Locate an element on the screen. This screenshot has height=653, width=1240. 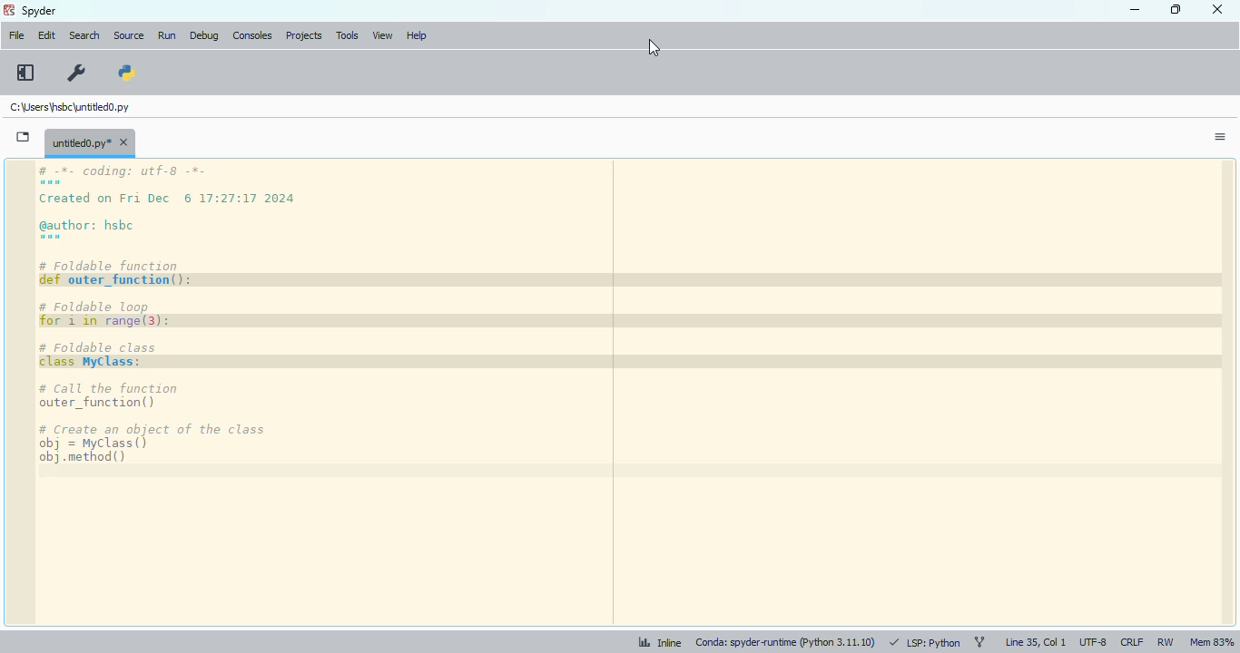
options is located at coordinates (1221, 137).